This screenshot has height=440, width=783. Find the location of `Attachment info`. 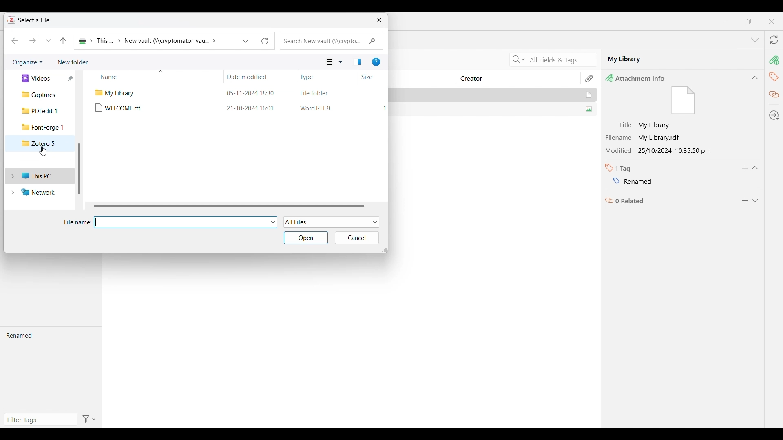

Attachment info is located at coordinates (773, 60).